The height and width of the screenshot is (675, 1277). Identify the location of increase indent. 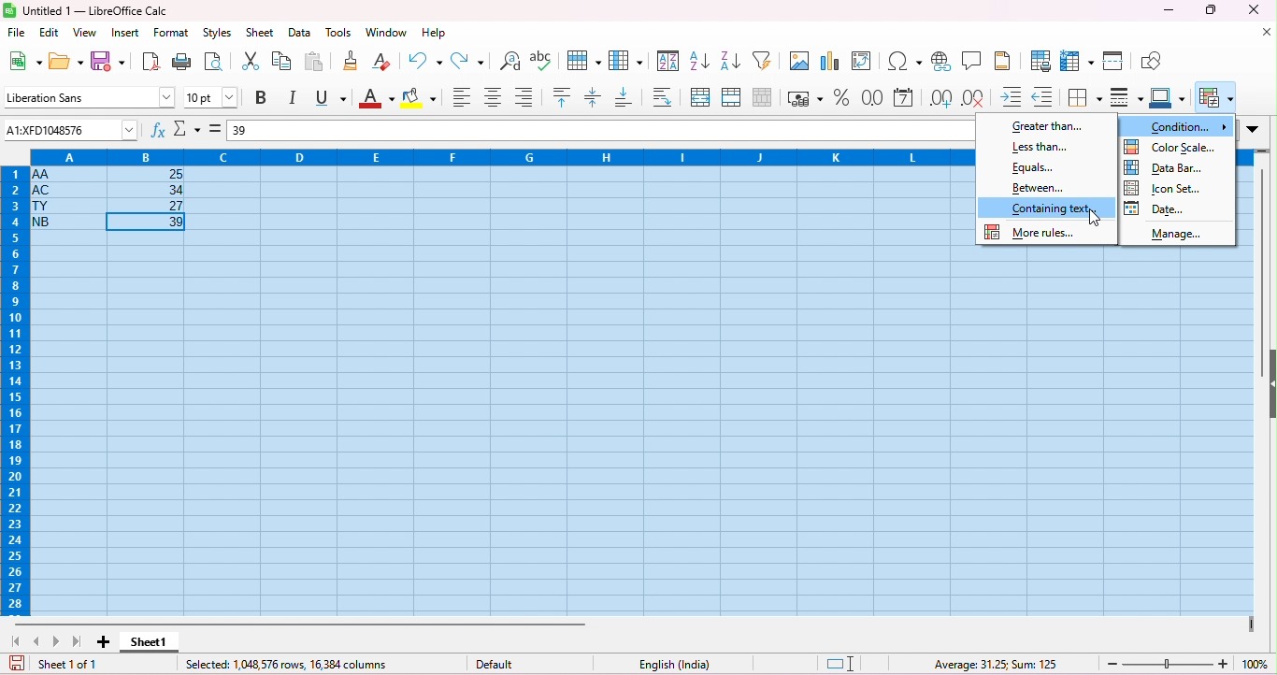
(1012, 96).